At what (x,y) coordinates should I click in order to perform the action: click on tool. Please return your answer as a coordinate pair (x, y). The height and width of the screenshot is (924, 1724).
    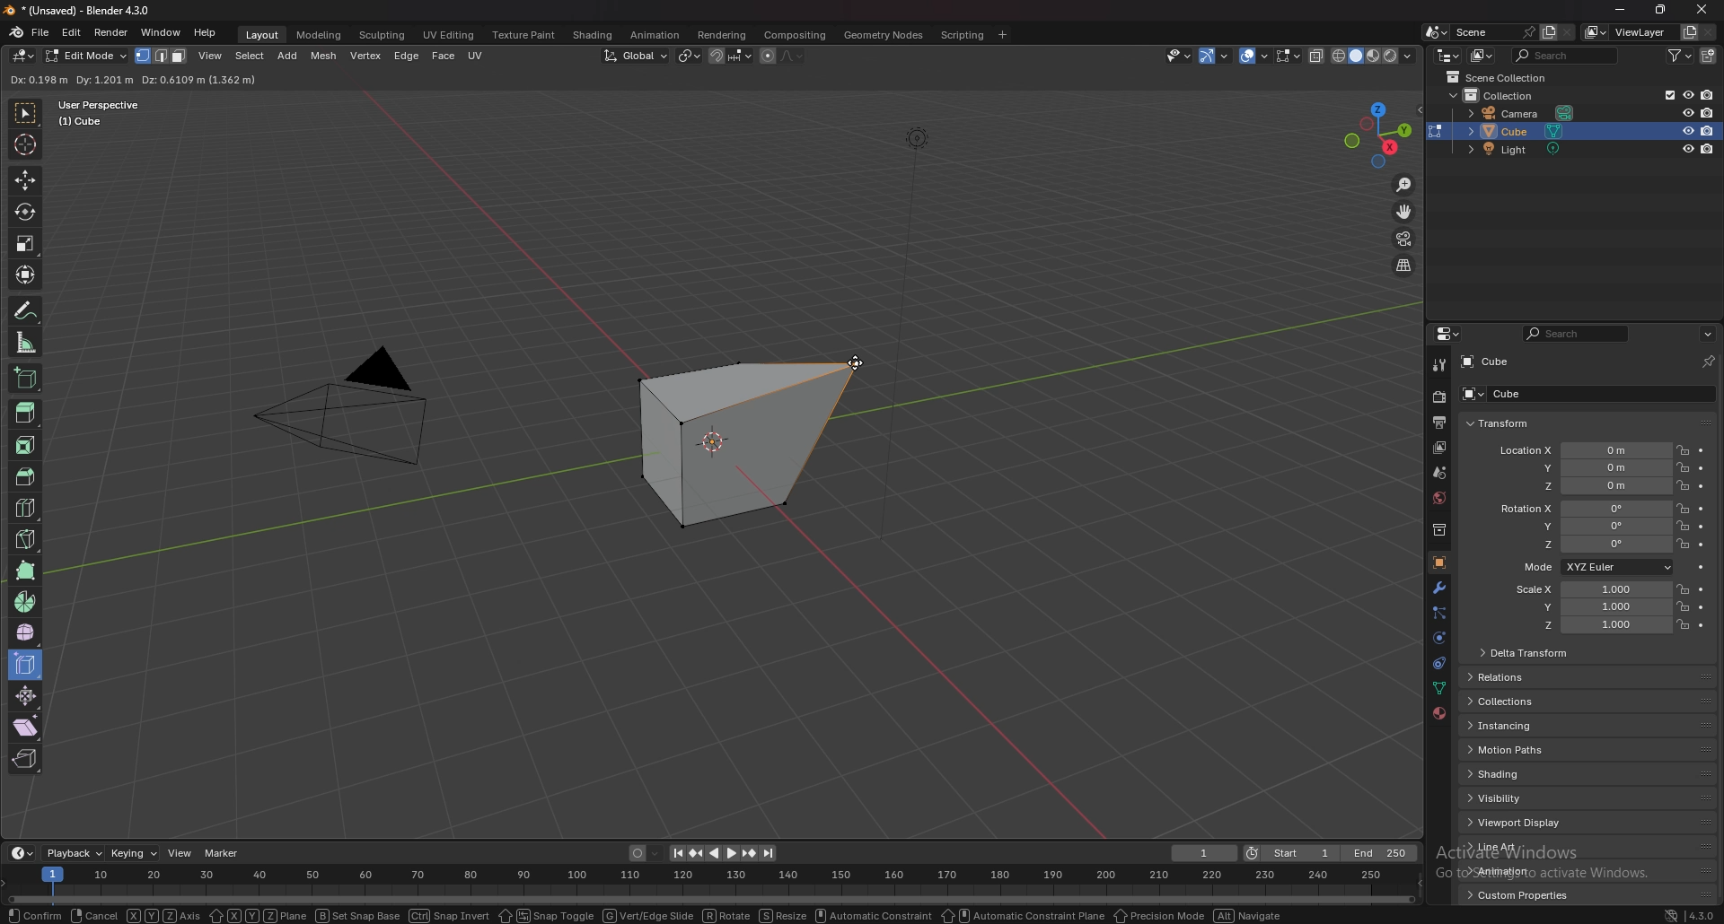
    Looking at the image, I should click on (1439, 365).